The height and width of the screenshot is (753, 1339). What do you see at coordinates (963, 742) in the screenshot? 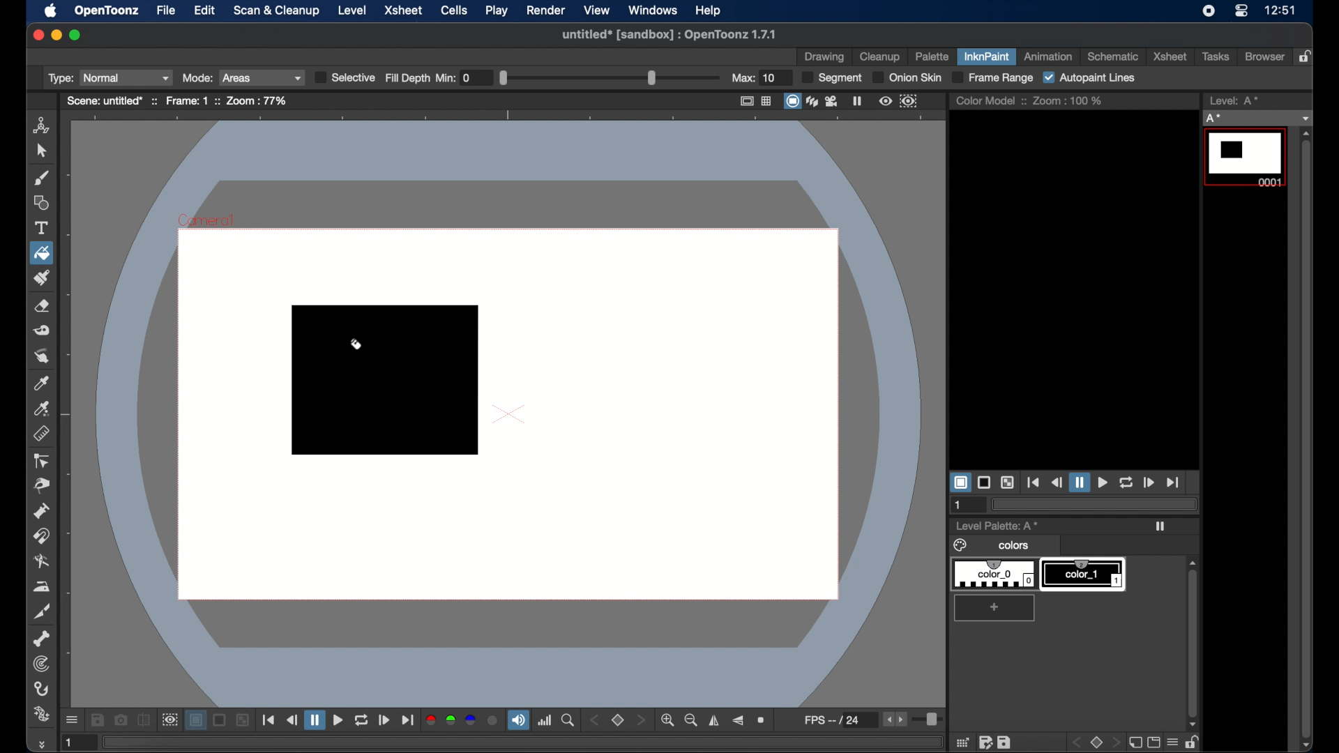
I see `grid` at bounding box center [963, 742].